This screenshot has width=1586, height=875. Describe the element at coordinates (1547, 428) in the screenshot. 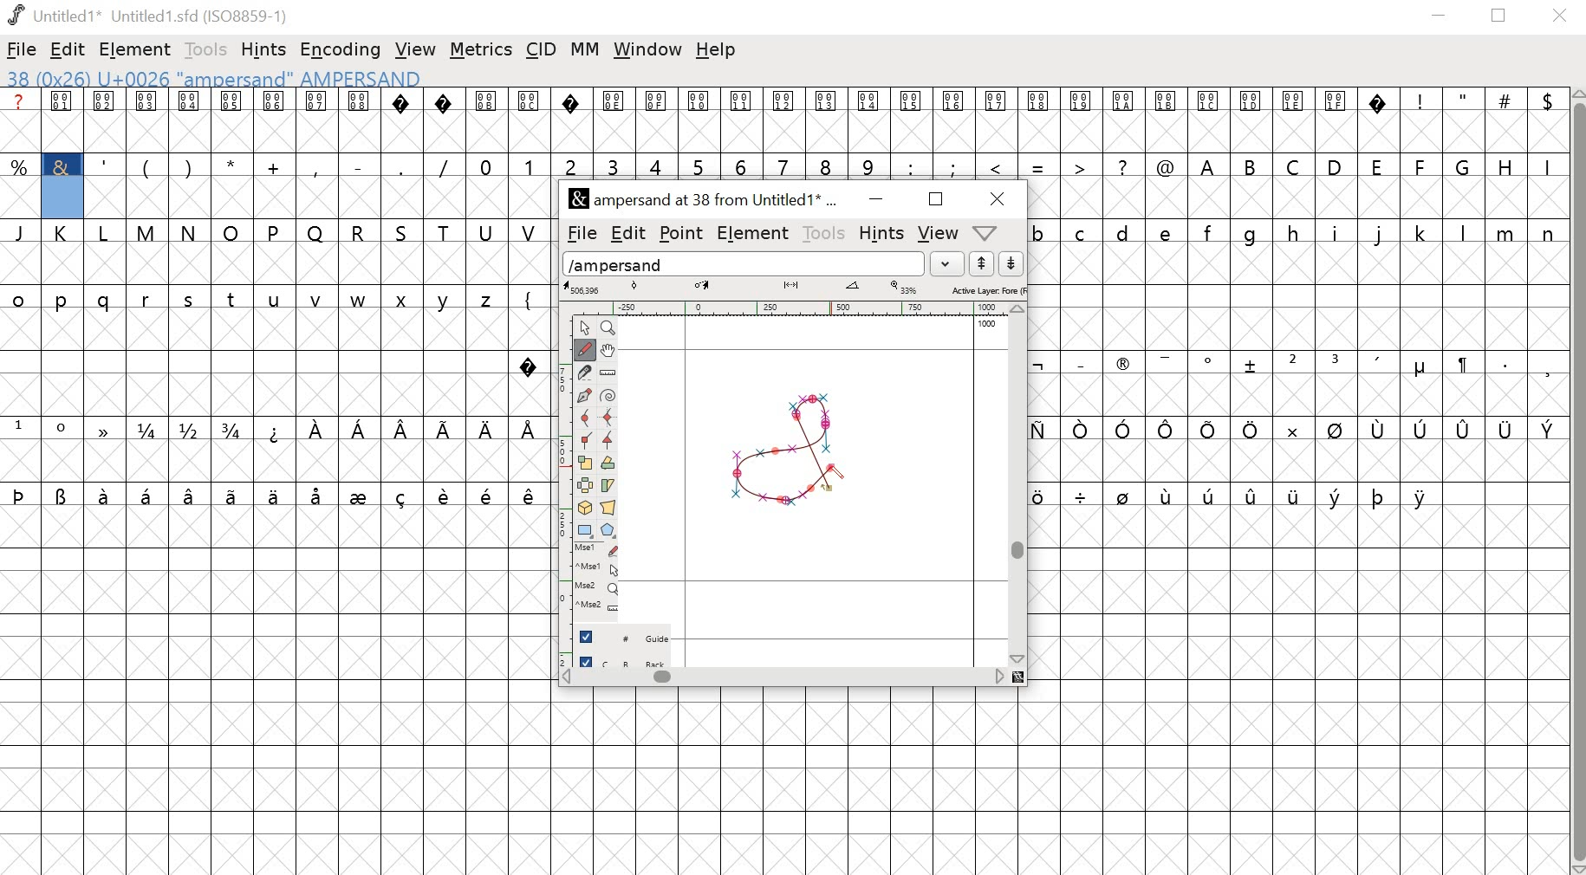

I see `symbol` at that location.